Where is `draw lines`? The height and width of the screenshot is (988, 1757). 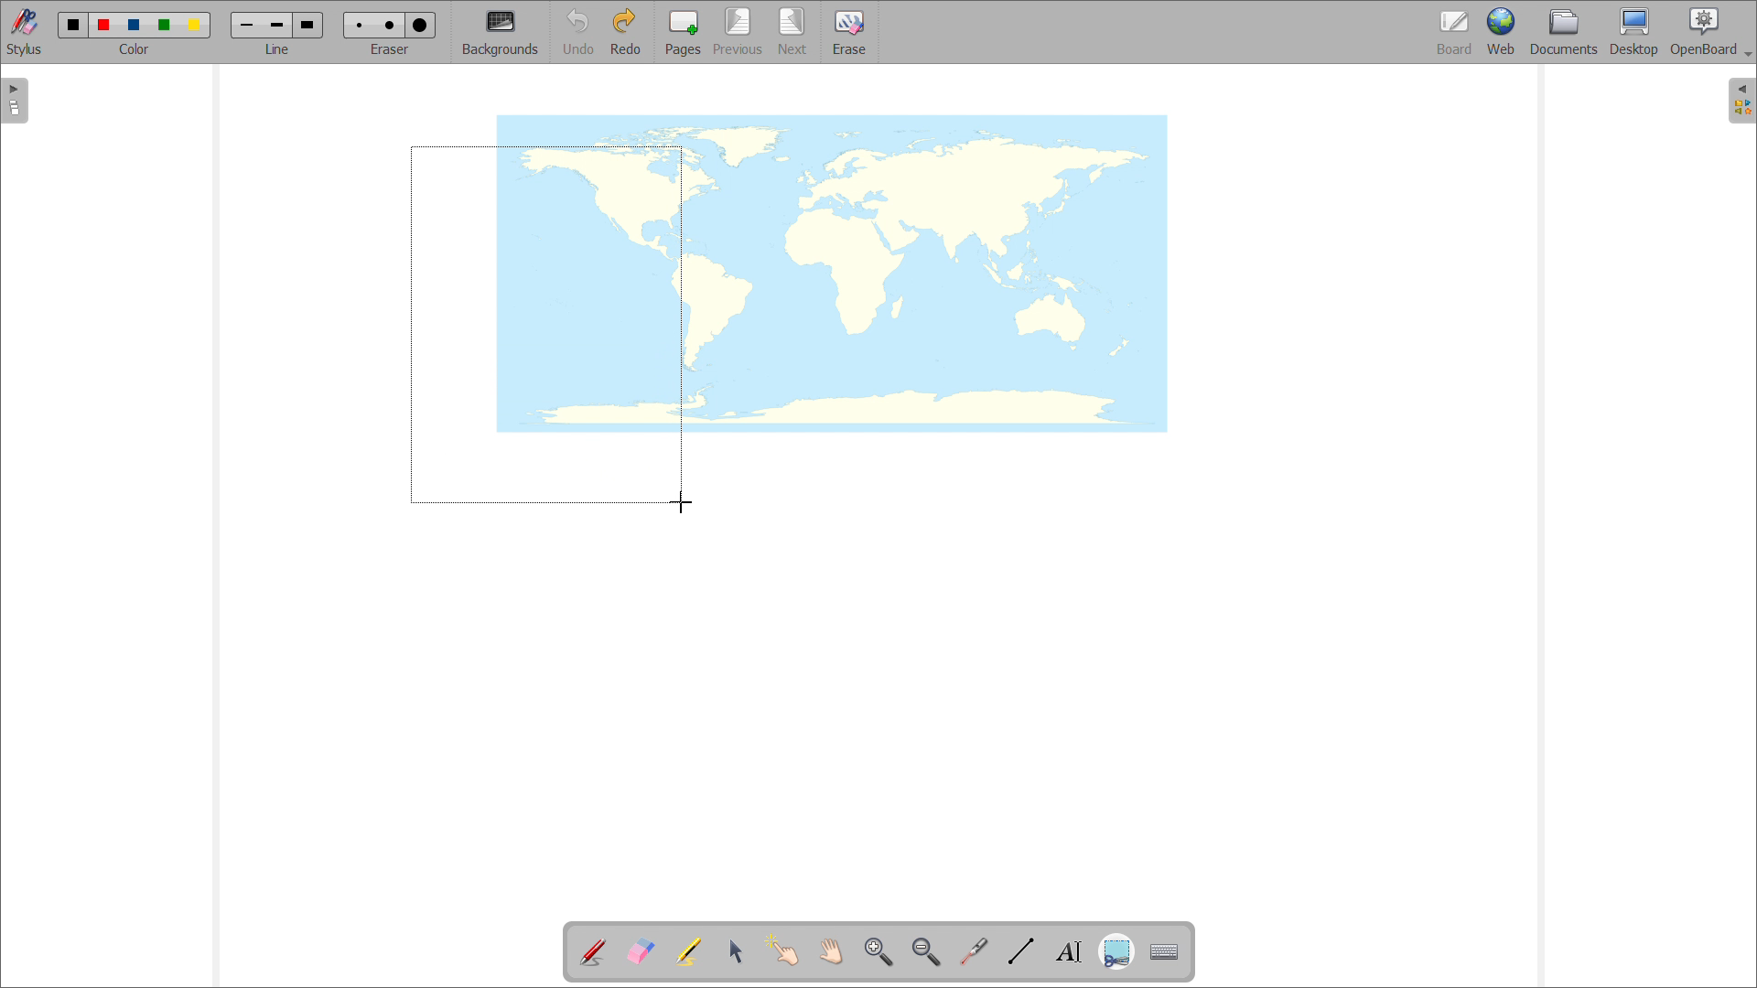 draw lines is located at coordinates (1021, 951).